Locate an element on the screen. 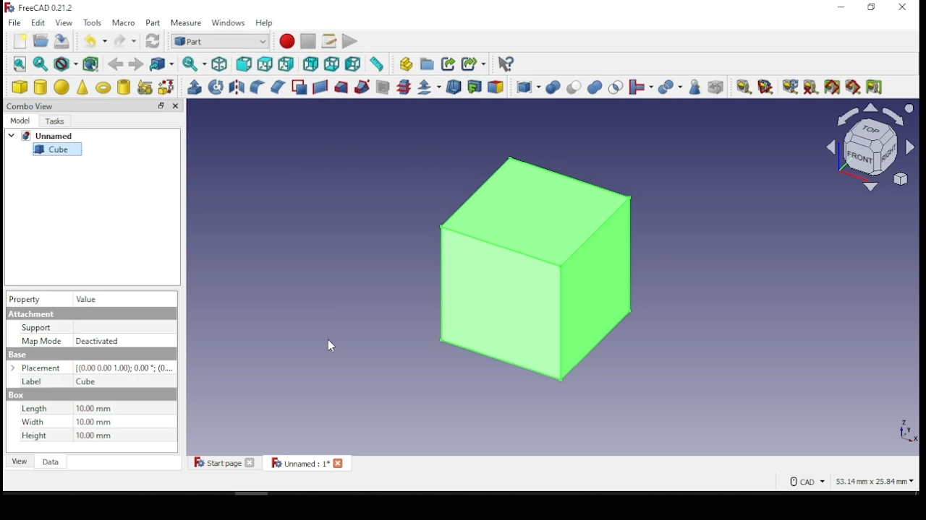  toggle all is located at coordinates (832, 87).